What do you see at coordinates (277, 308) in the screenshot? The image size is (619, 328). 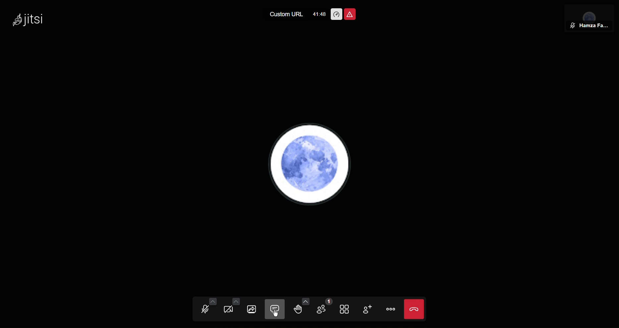 I see `Chat` at bounding box center [277, 308].